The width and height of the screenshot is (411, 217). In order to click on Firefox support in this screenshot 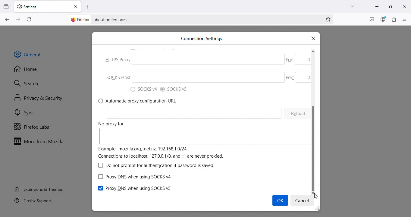, I will do `click(34, 202)`.